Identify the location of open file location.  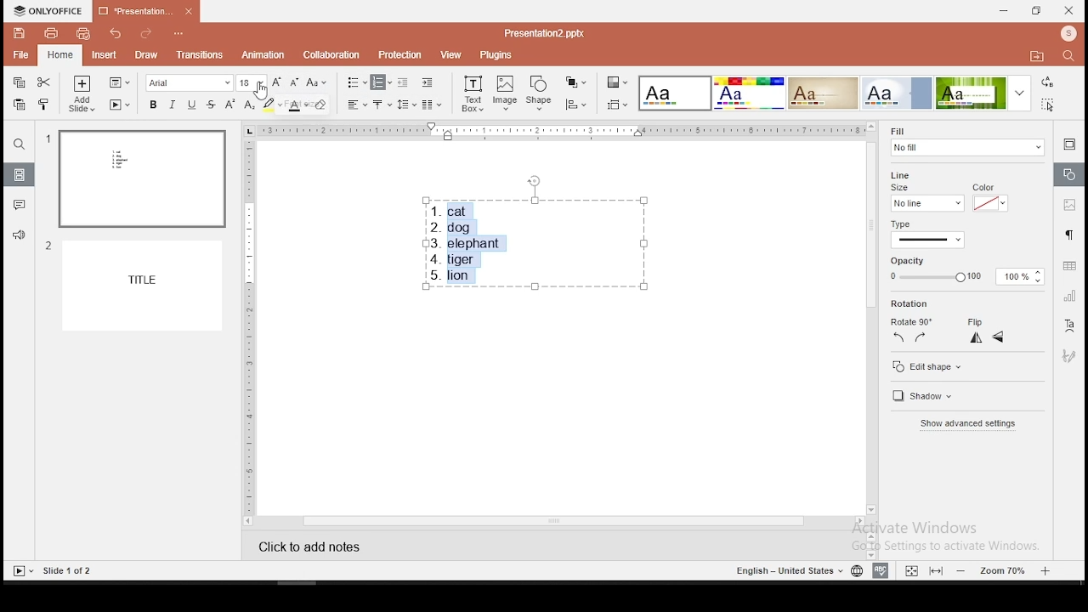
(1034, 56).